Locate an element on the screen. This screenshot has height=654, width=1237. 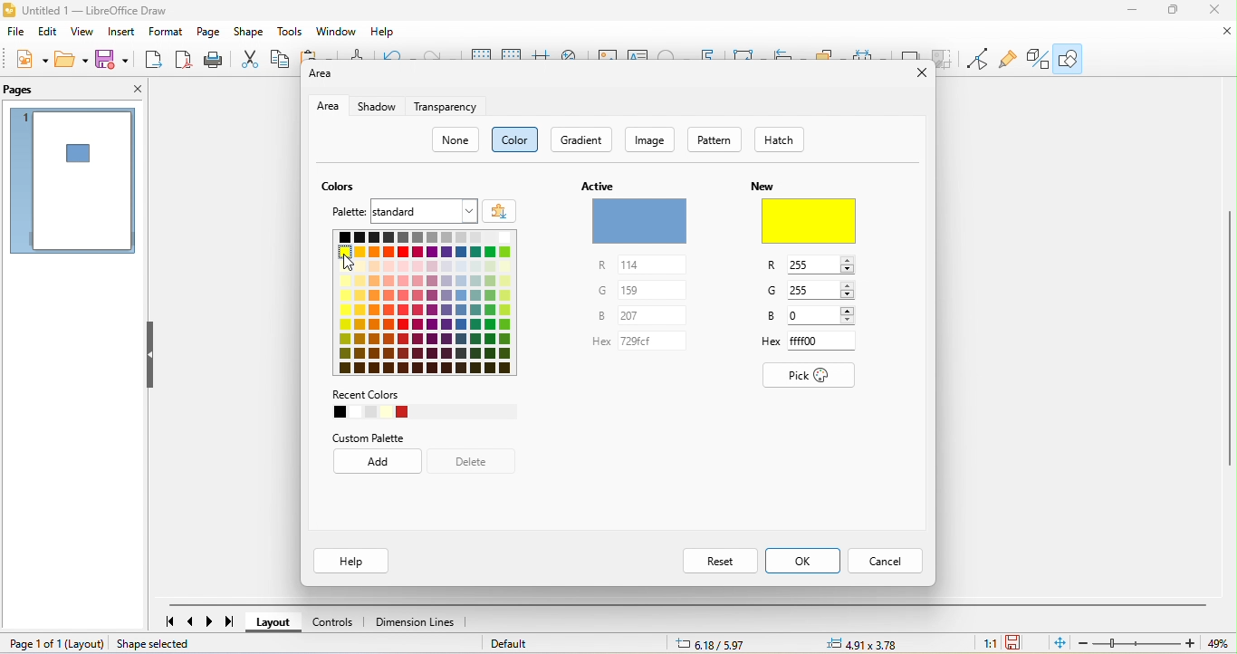
layout is located at coordinates (85, 644).